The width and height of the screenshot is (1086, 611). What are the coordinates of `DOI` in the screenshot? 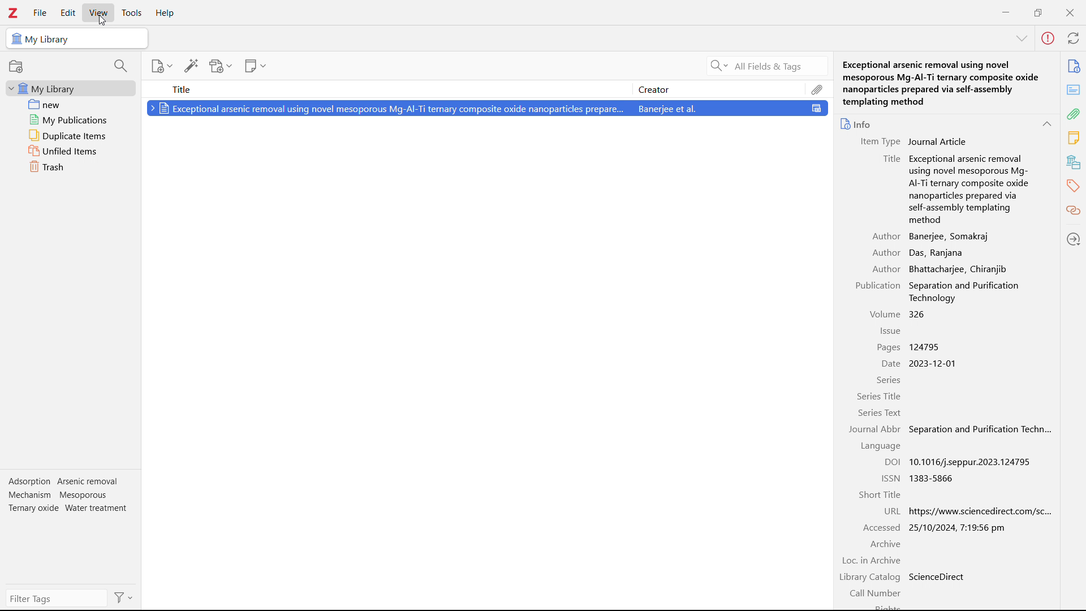 It's located at (891, 462).